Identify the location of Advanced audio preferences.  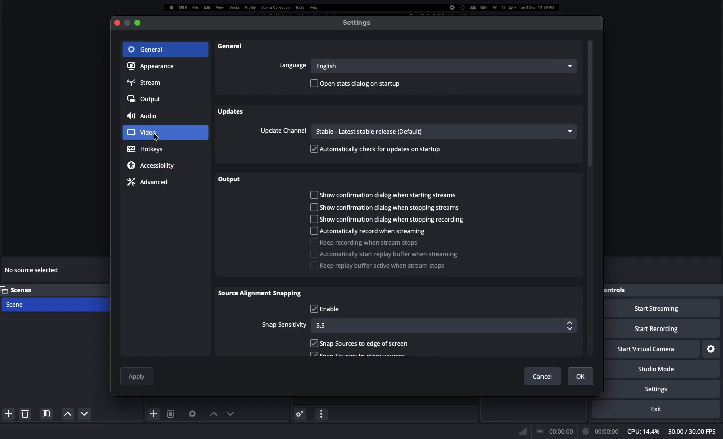
(300, 413).